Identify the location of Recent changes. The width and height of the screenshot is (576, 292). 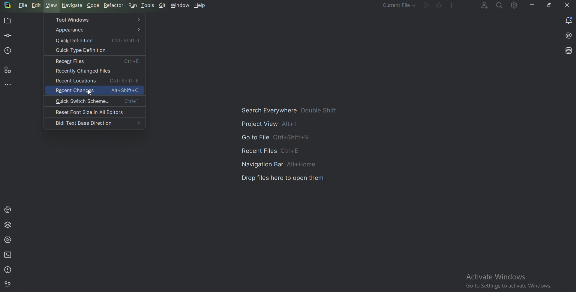
(95, 90).